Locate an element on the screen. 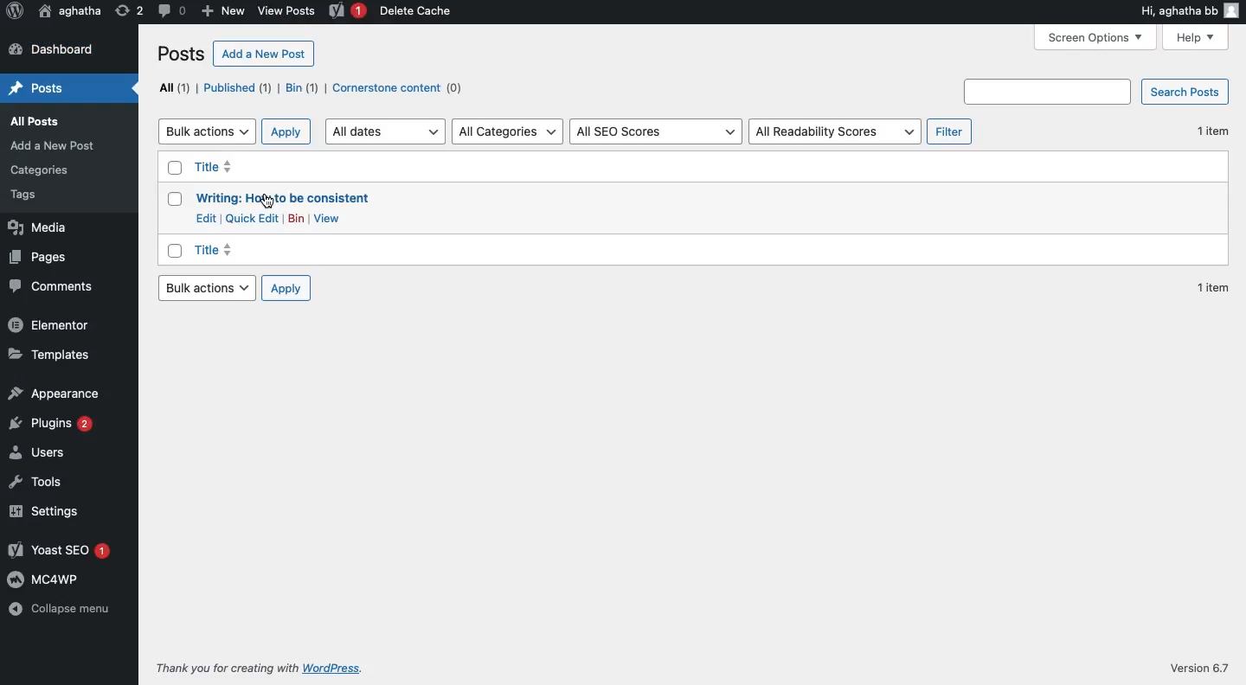  All SEO Scores is located at coordinates (653, 132).